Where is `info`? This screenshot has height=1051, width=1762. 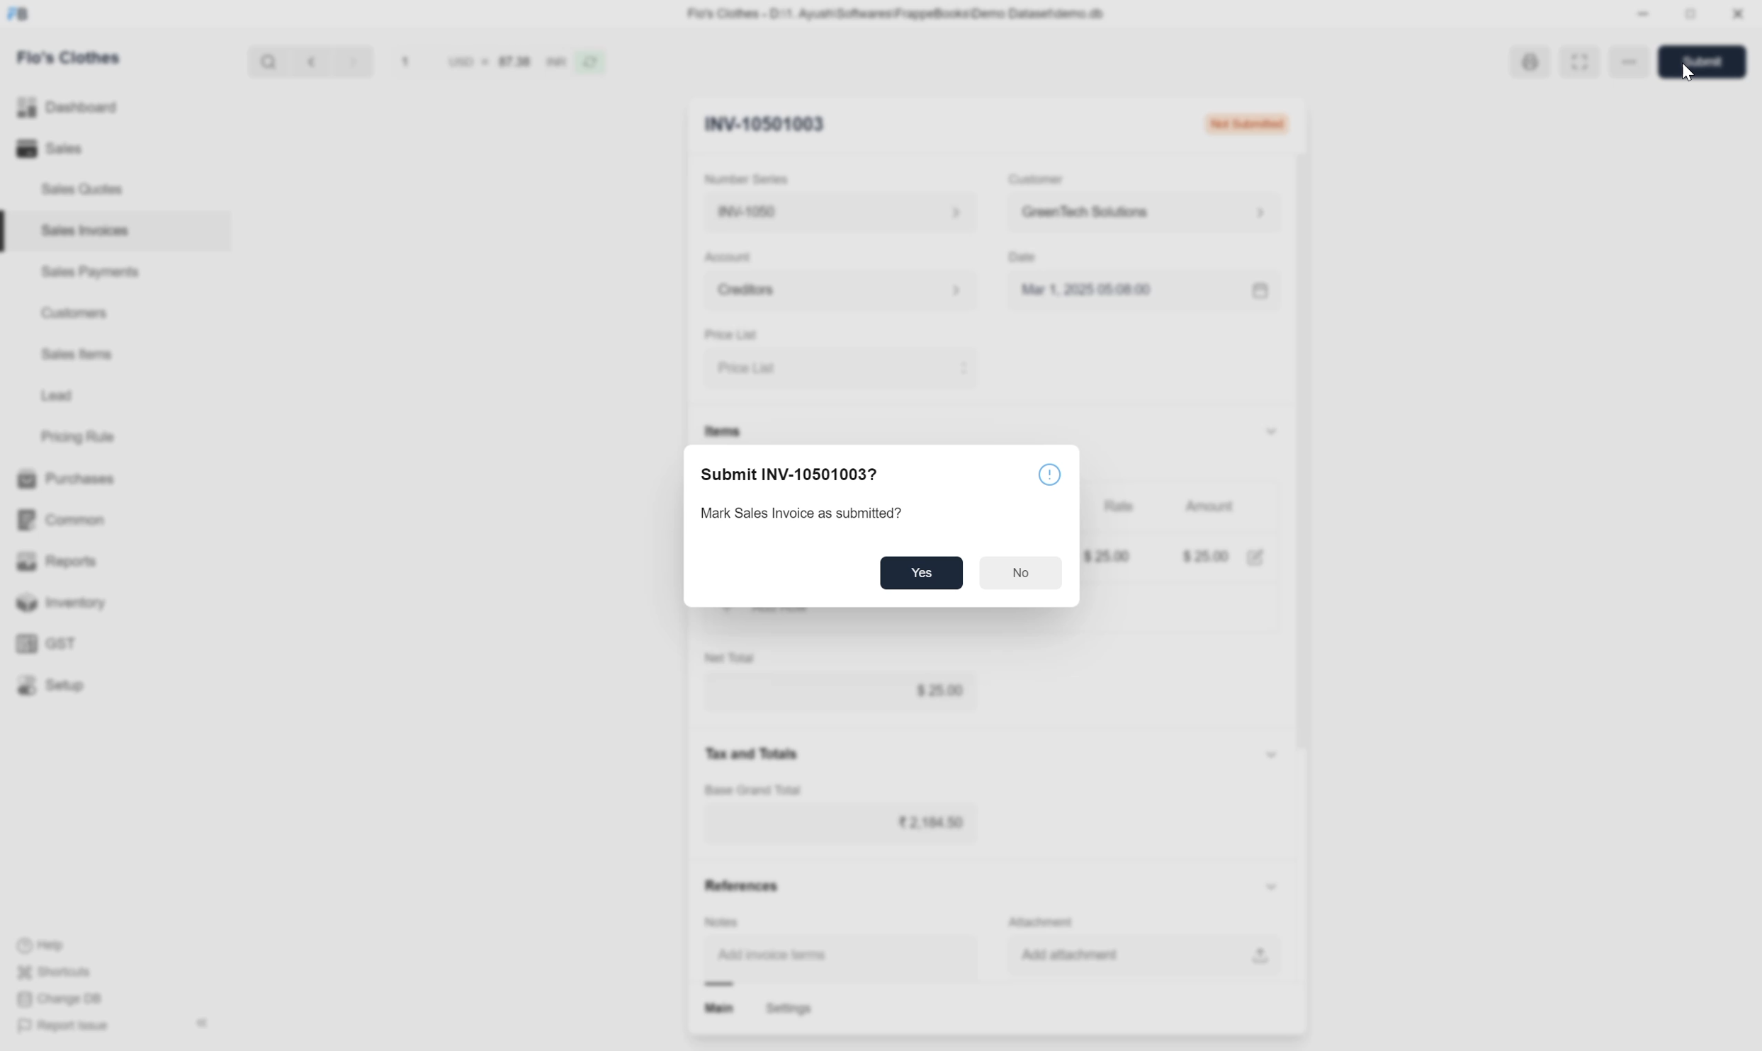 info is located at coordinates (1051, 472).